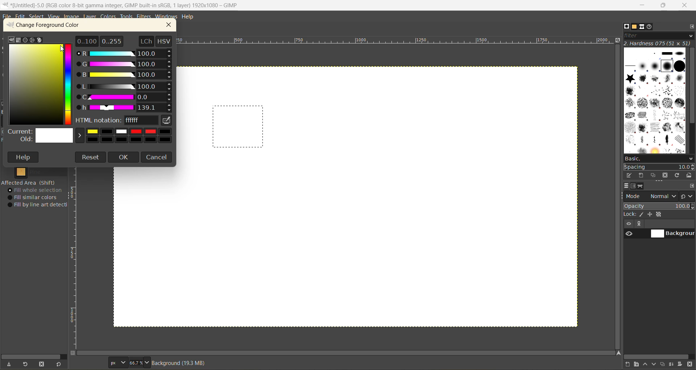 This screenshot has width=696, height=370. What do you see at coordinates (53, 17) in the screenshot?
I see `view` at bounding box center [53, 17].